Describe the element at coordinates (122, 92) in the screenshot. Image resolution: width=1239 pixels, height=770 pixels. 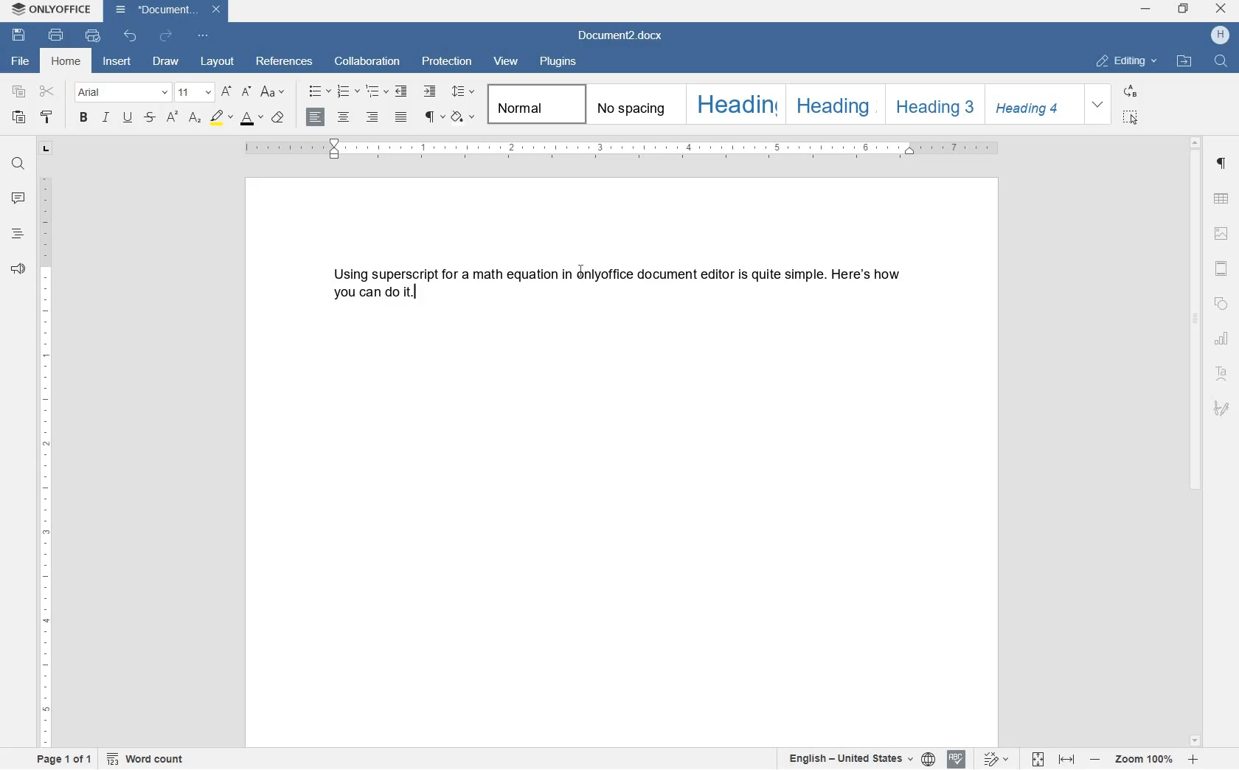
I see `font name` at that location.